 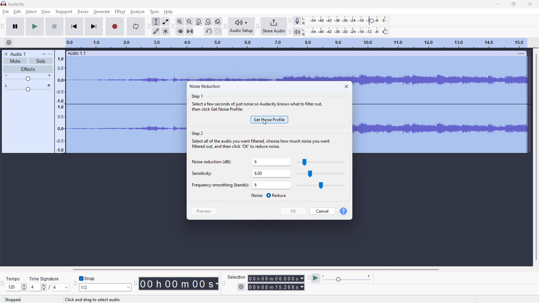 What do you see at coordinates (102, 12) in the screenshot?
I see `generate` at bounding box center [102, 12].